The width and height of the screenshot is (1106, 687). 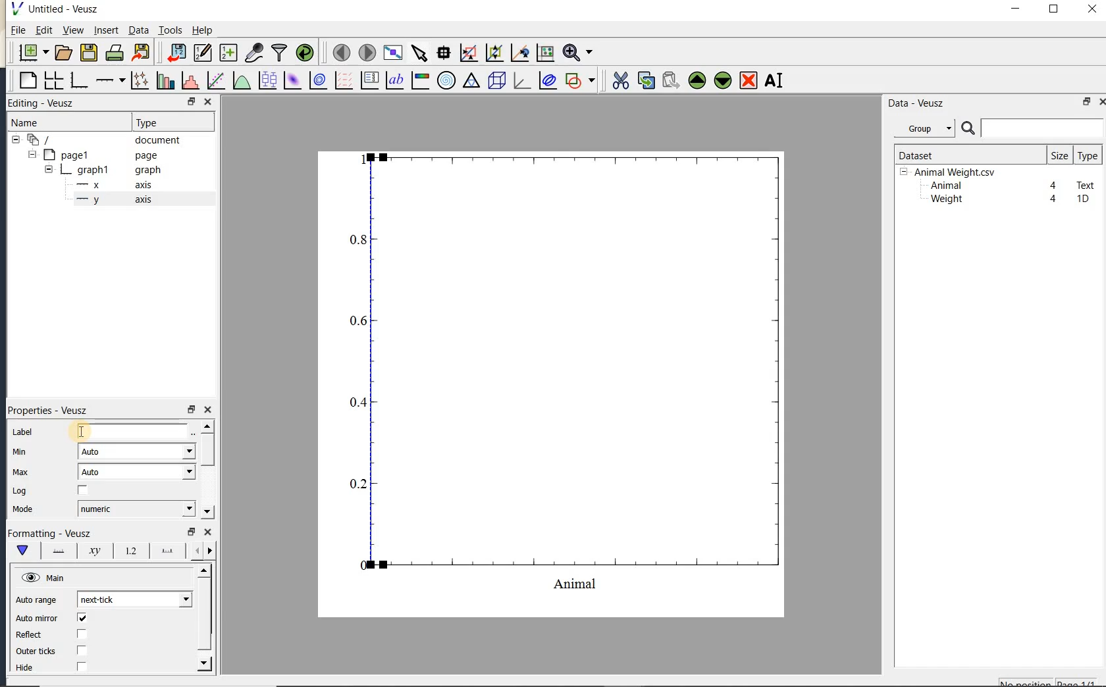 What do you see at coordinates (520, 53) in the screenshot?
I see `click to recenter graph axes` at bounding box center [520, 53].